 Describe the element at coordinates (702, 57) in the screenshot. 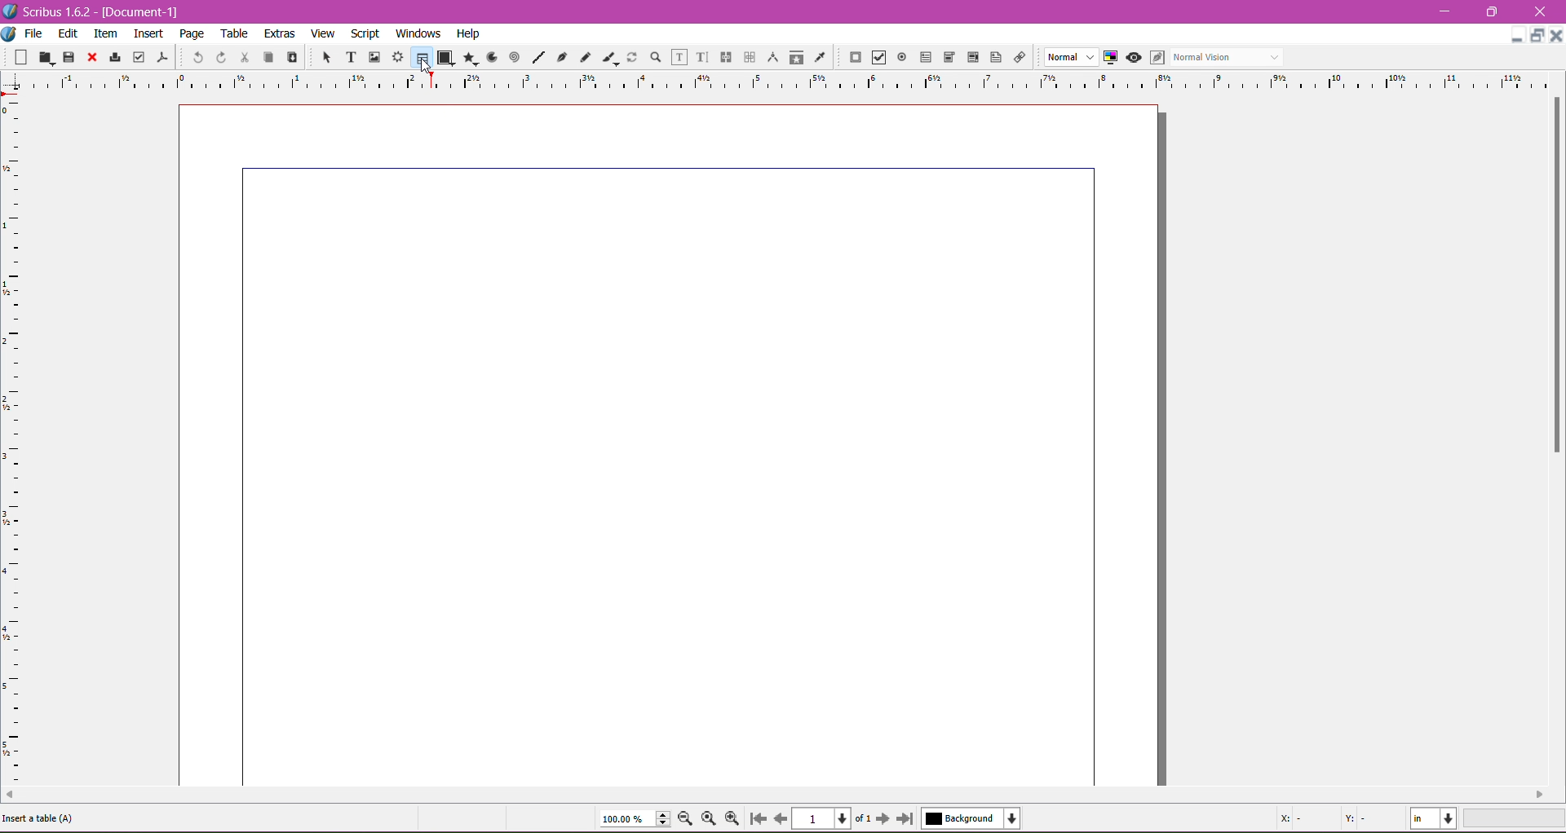

I see `Edit Text with Story` at that location.